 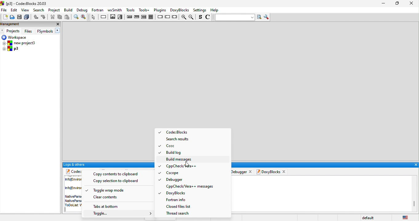 I want to click on redo, so click(x=44, y=17).